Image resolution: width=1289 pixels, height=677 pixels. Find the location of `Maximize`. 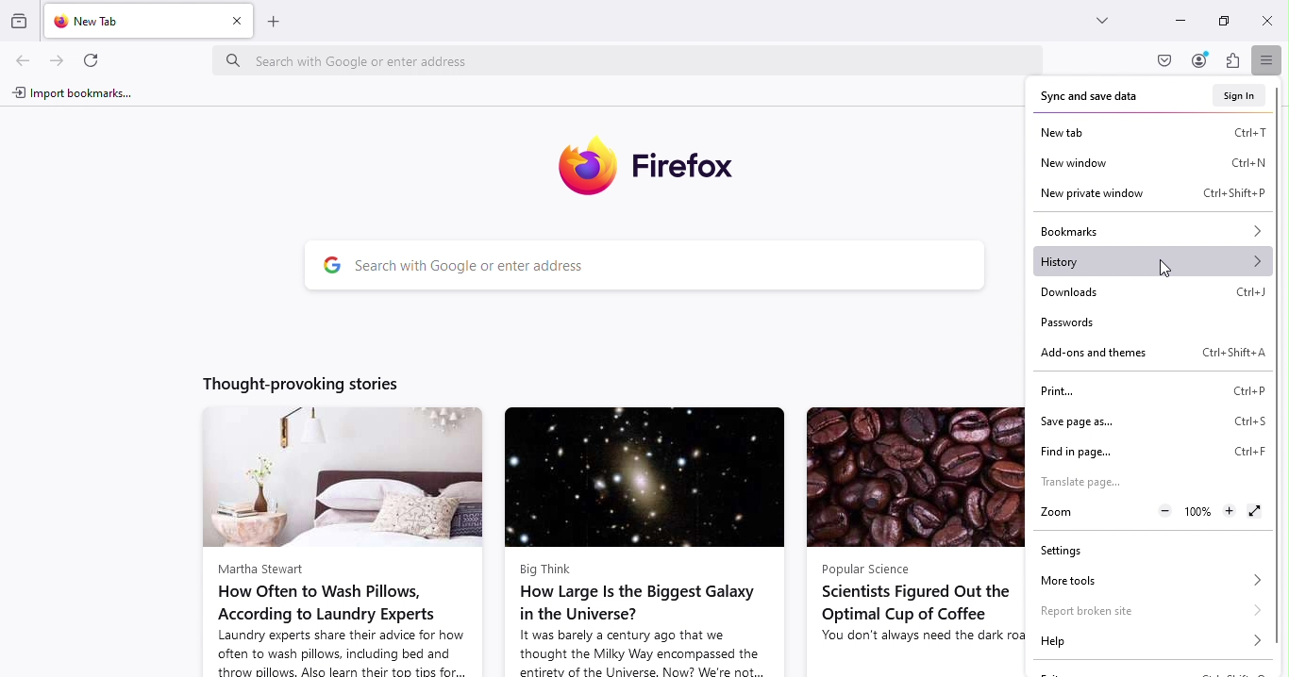

Maximize is located at coordinates (1224, 21).